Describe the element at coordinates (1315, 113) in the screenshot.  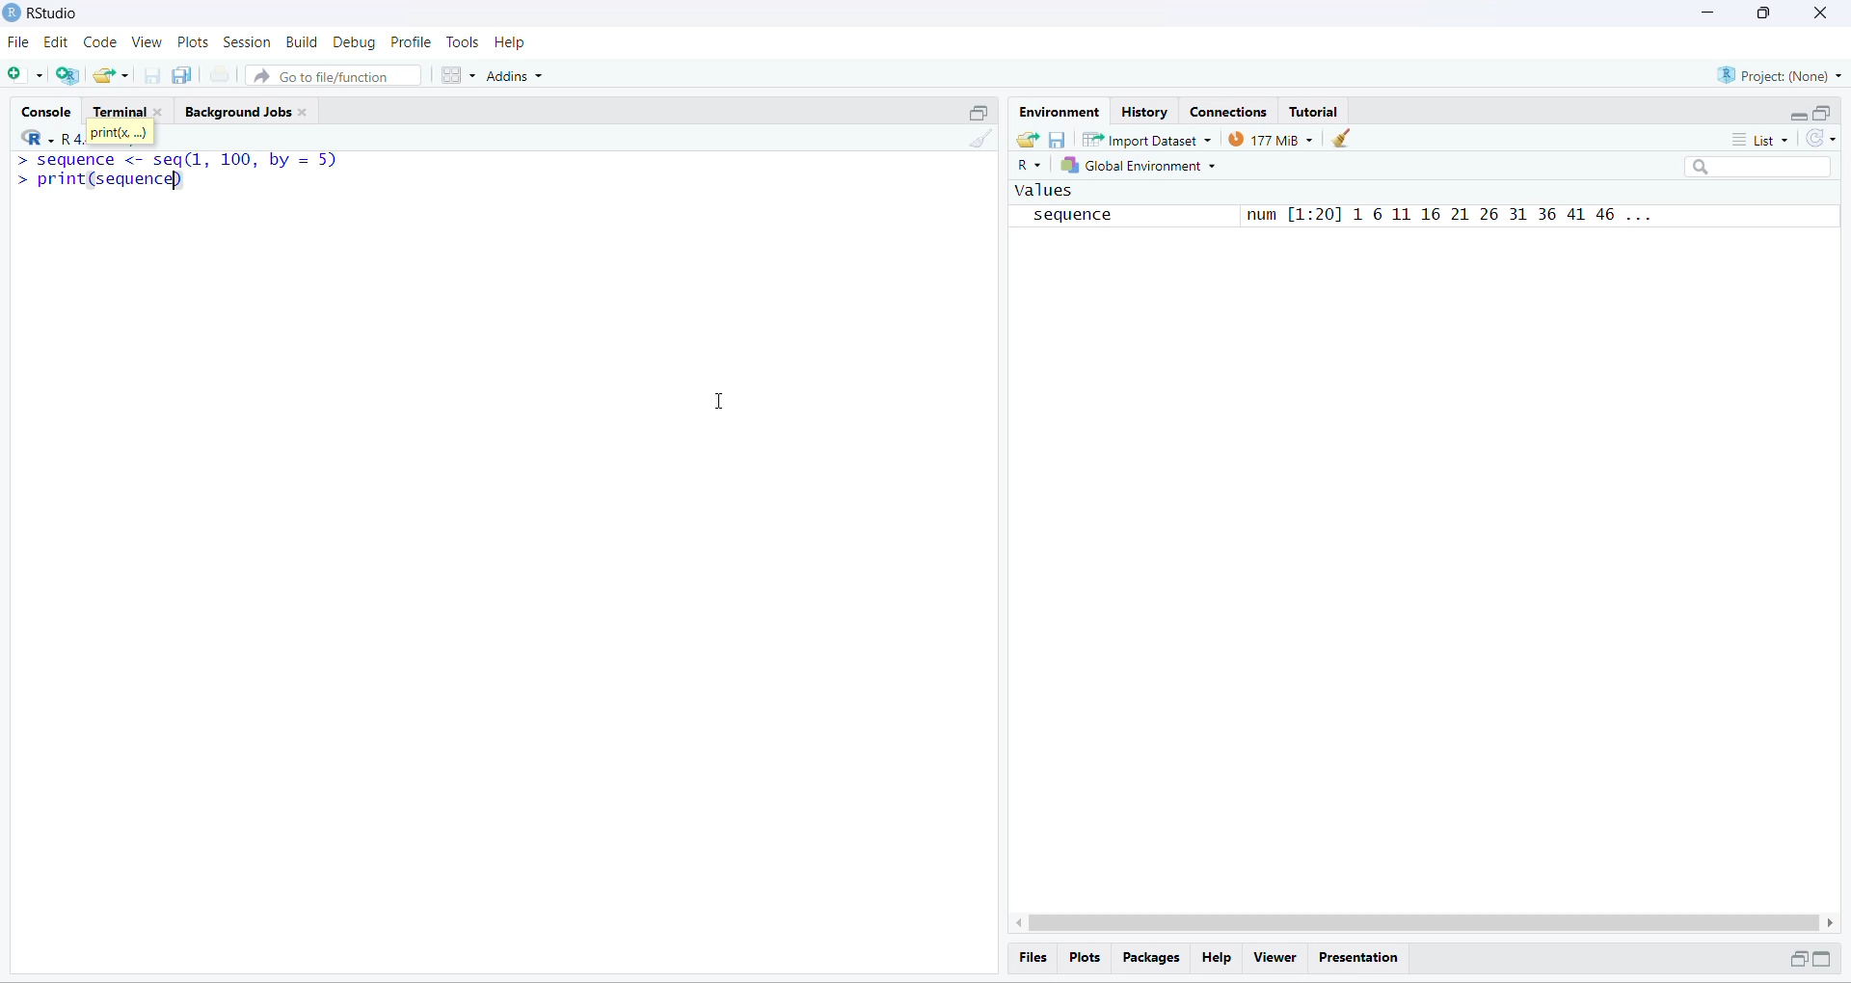
I see `tutorial` at that location.